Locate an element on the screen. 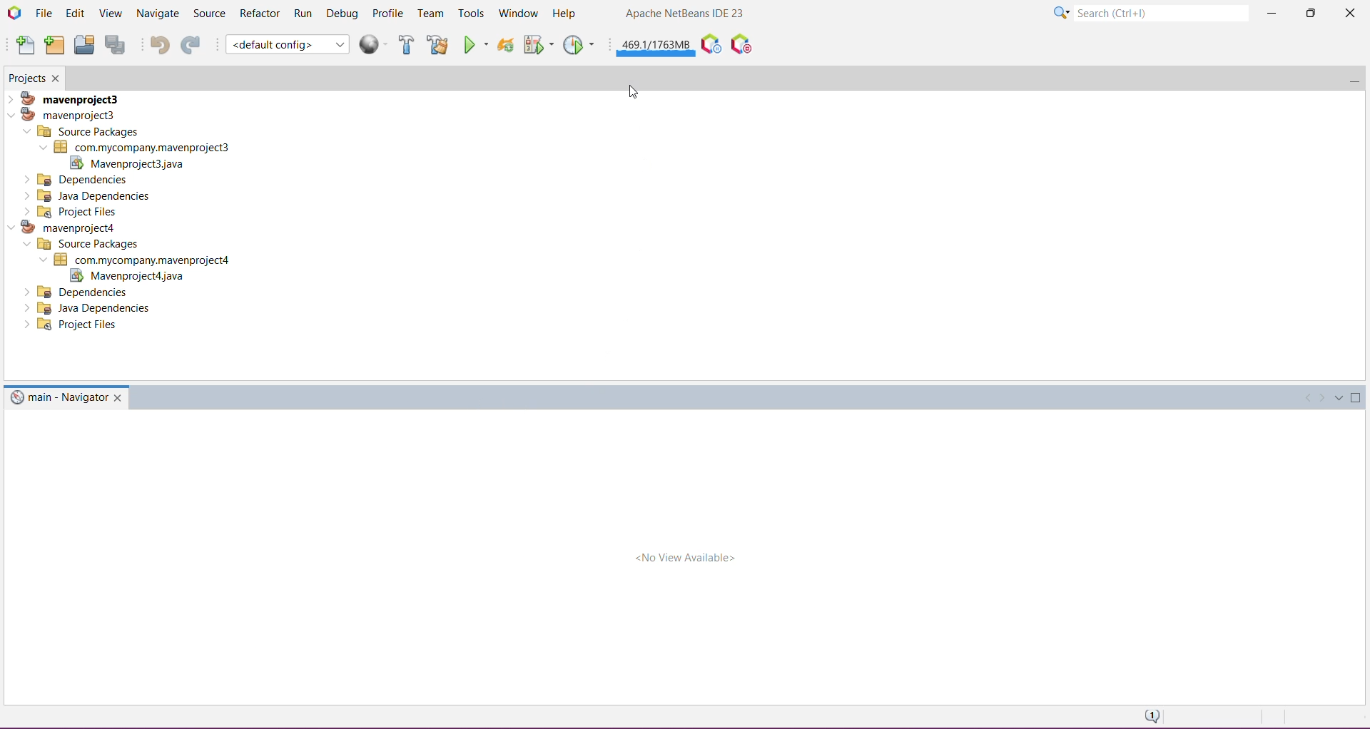 The height and width of the screenshot is (729, 1370). mavenproject4 is located at coordinates (68, 227).